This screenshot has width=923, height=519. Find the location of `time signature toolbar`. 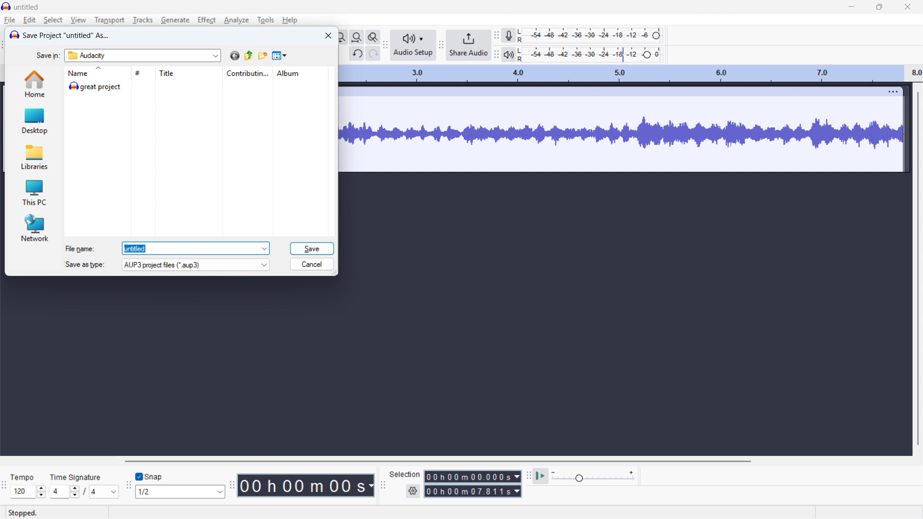

time signature toolbar is located at coordinates (4, 486).